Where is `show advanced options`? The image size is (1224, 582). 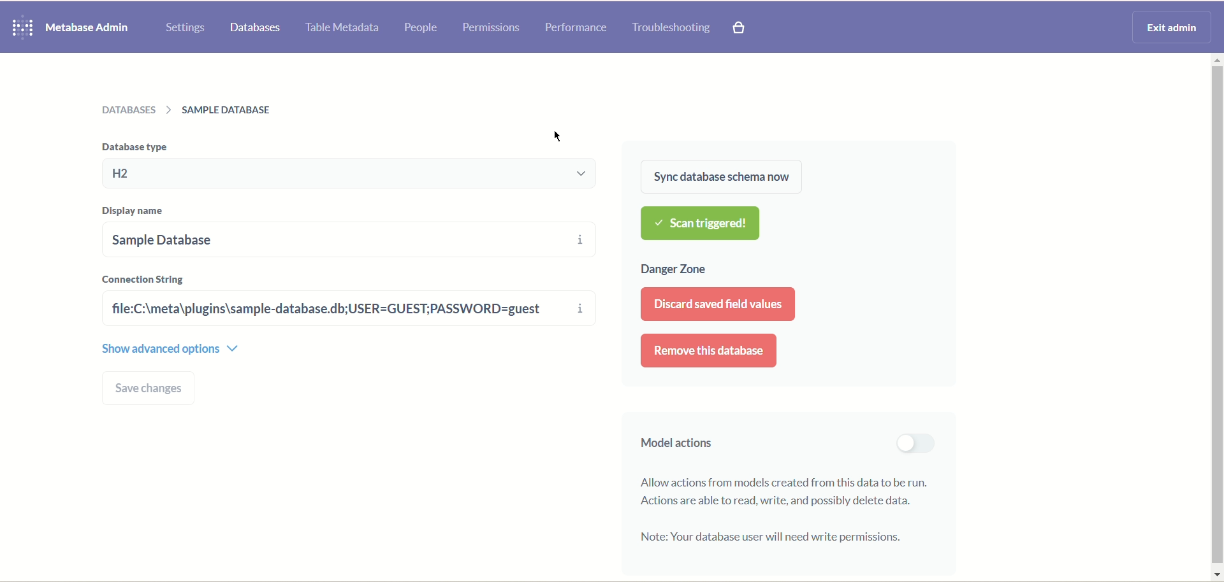
show advanced options is located at coordinates (171, 347).